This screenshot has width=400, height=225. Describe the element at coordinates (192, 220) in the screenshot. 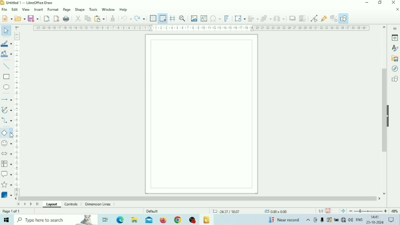

I see `OBS Studio` at that location.